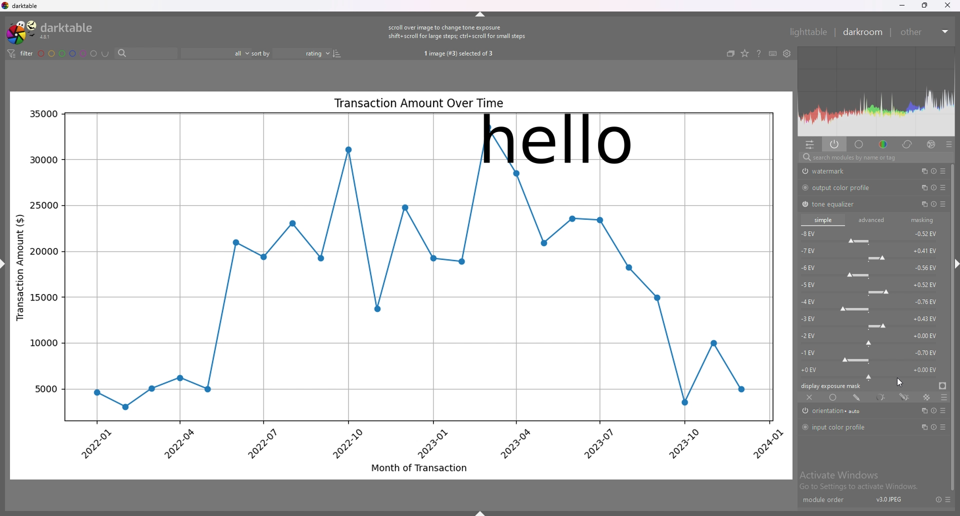 This screenshot has height=516, width=960. Describe the element at coordinates (808, 32) in the screenshot. I see `lighttable` at that location.